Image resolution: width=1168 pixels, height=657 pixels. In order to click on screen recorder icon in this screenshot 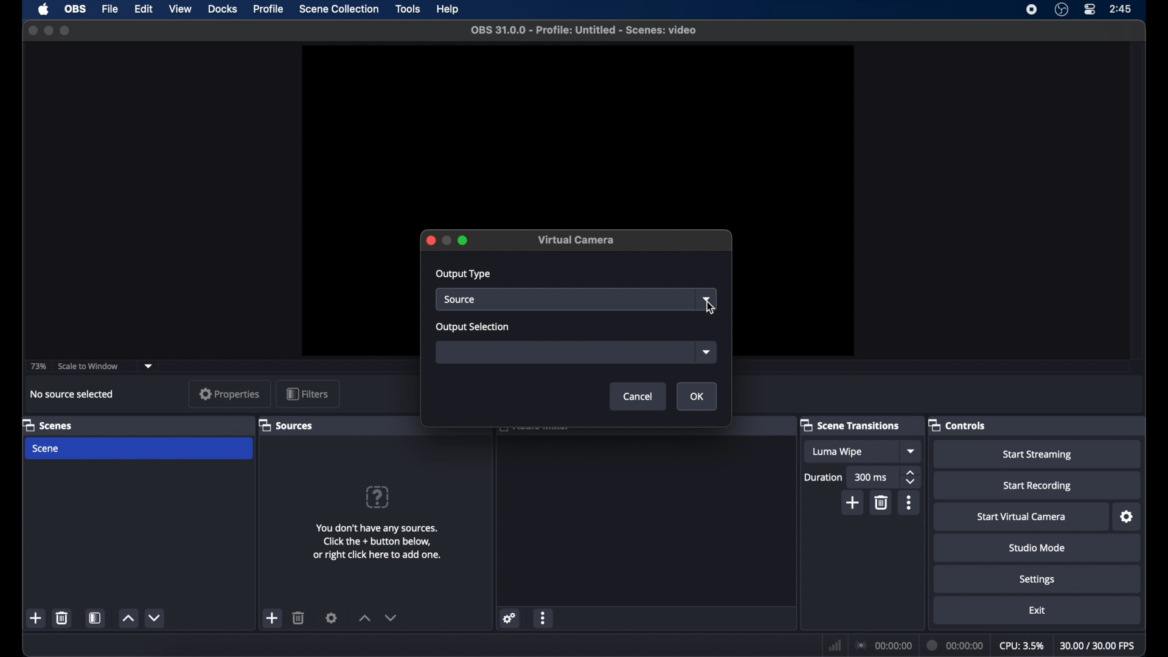, I will do `click(1032, 10)`.